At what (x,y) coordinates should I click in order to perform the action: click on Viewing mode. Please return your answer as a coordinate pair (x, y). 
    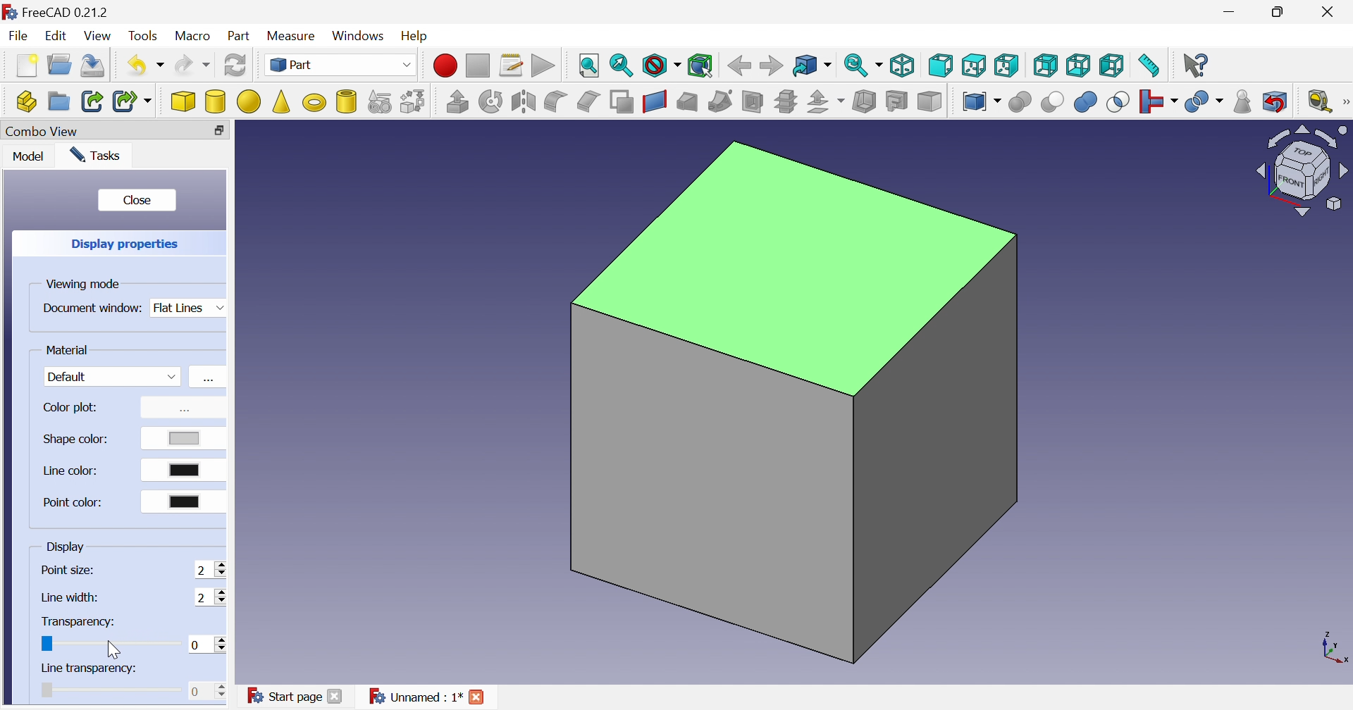
    Looking at the image, I should click on (83, 283).